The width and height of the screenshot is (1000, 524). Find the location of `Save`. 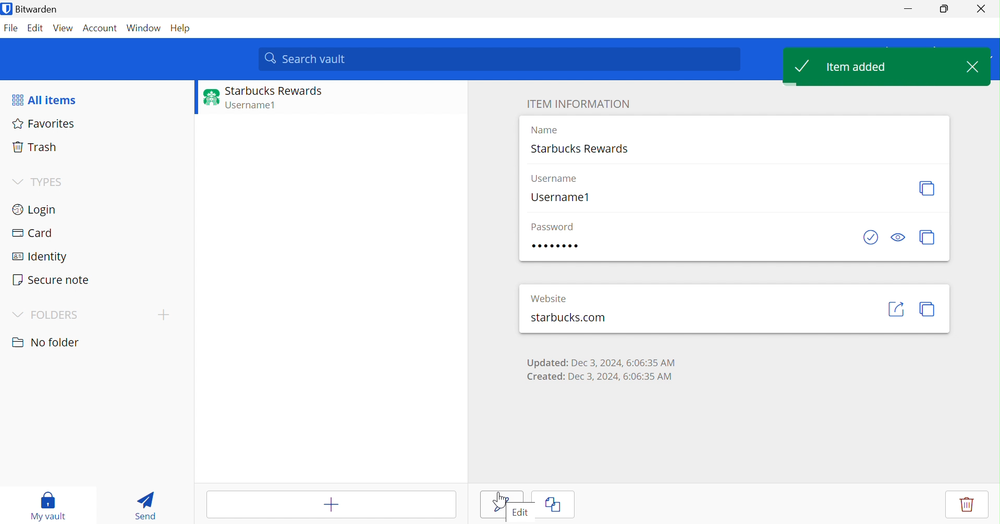

Save is located at coordinates (505, 505).